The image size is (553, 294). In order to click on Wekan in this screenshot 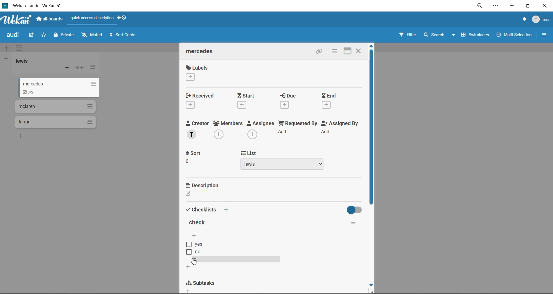, I will do `click(17, 18)`.